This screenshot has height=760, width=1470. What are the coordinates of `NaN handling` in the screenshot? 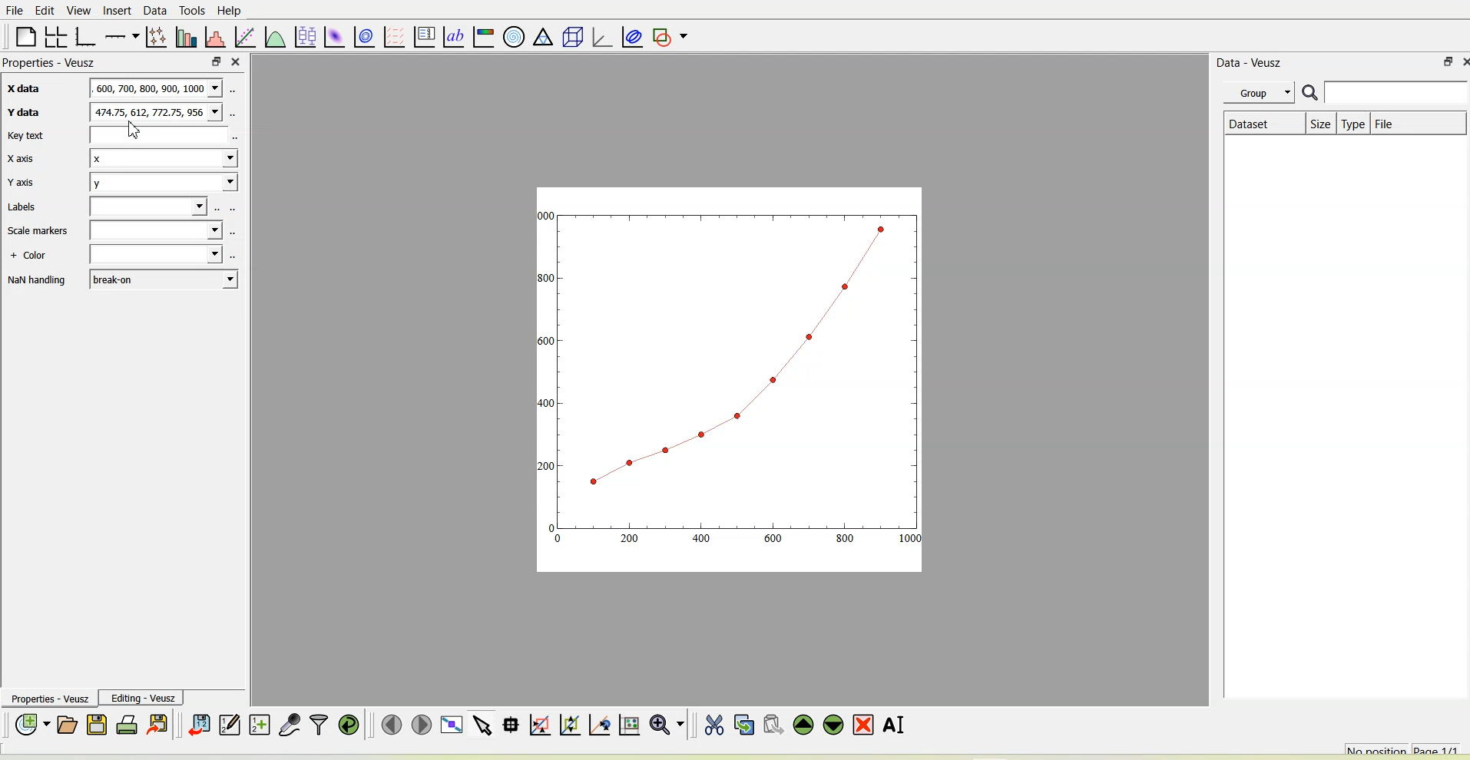 It's located at (37, 280).